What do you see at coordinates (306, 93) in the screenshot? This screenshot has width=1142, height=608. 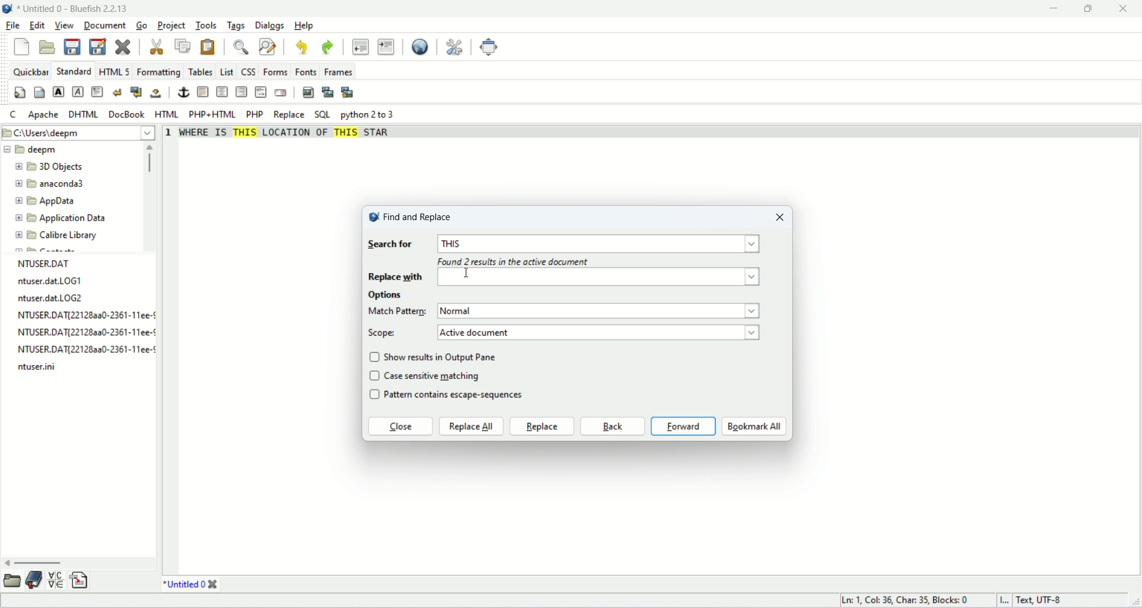 I see `insert image` at bounding box center [306, 93].